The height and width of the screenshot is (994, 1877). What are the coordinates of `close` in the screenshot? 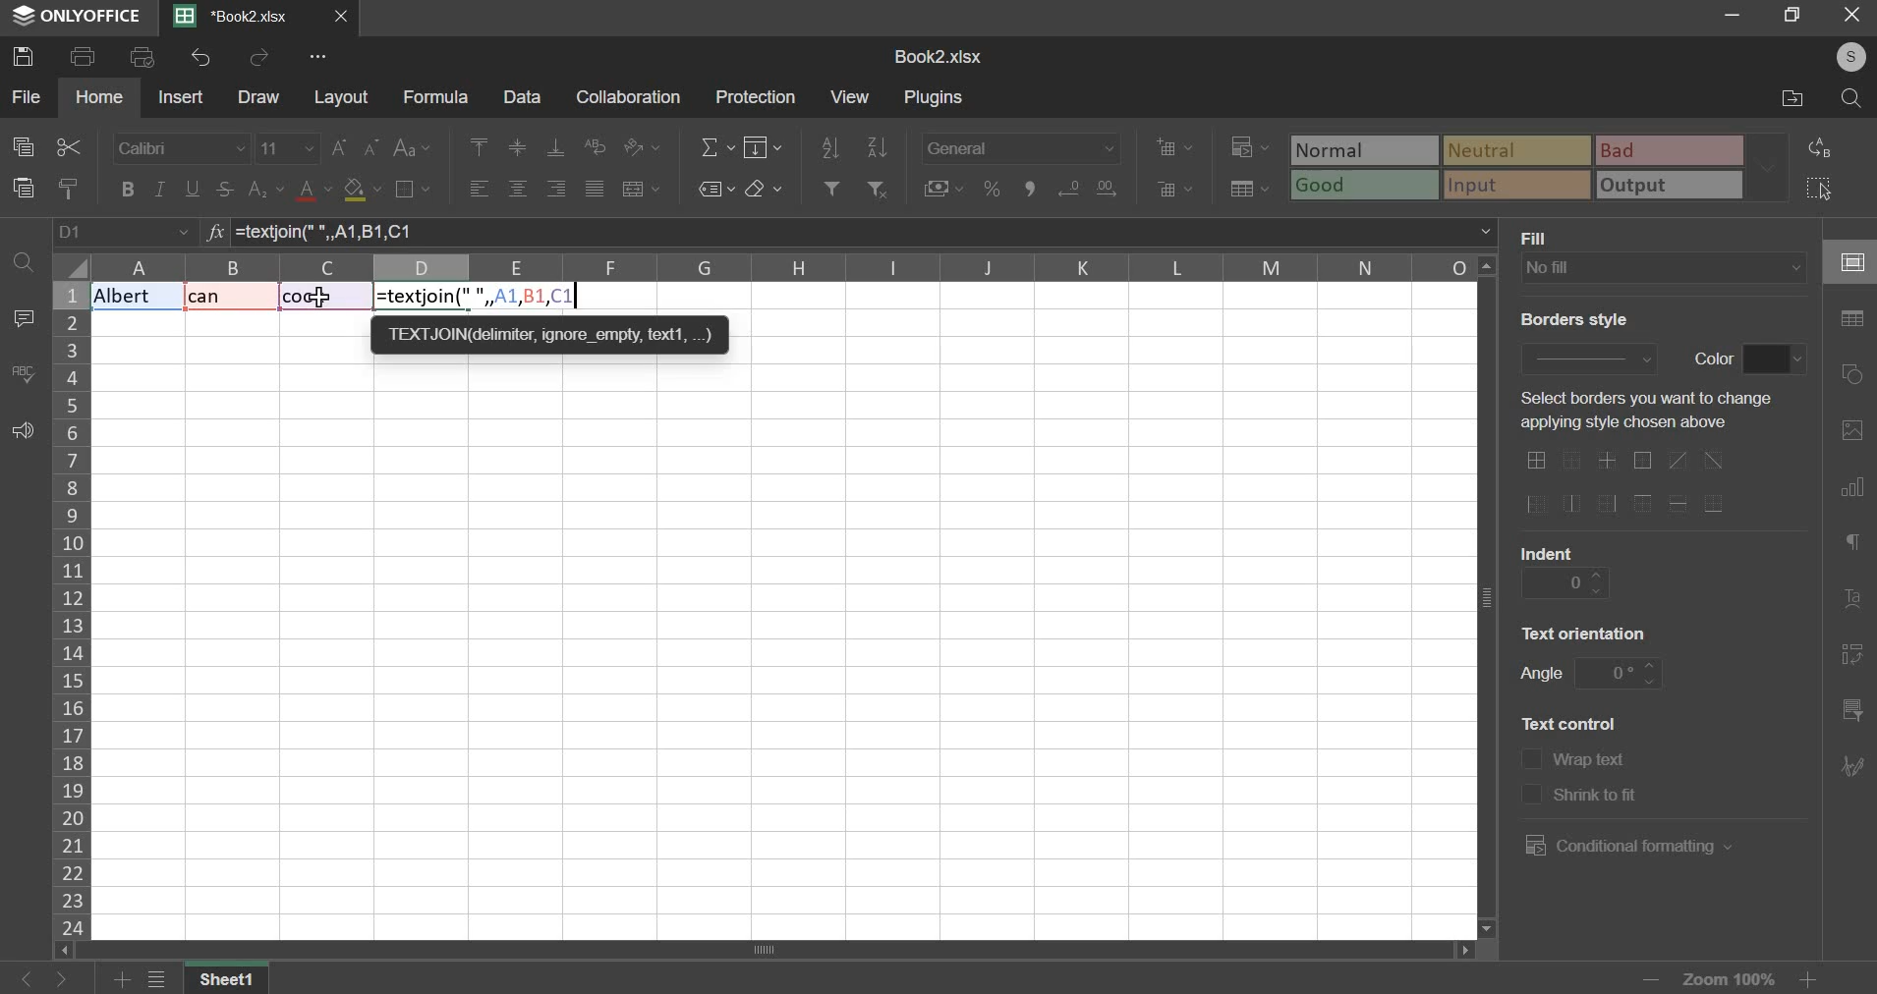 It's located at (1850, 16).